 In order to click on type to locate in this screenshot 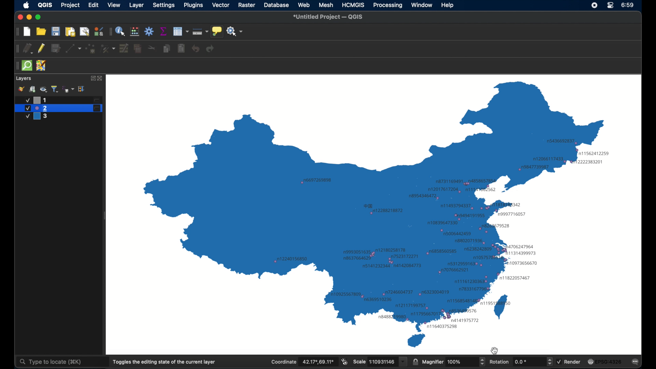, I will do `click(50, 362)`.